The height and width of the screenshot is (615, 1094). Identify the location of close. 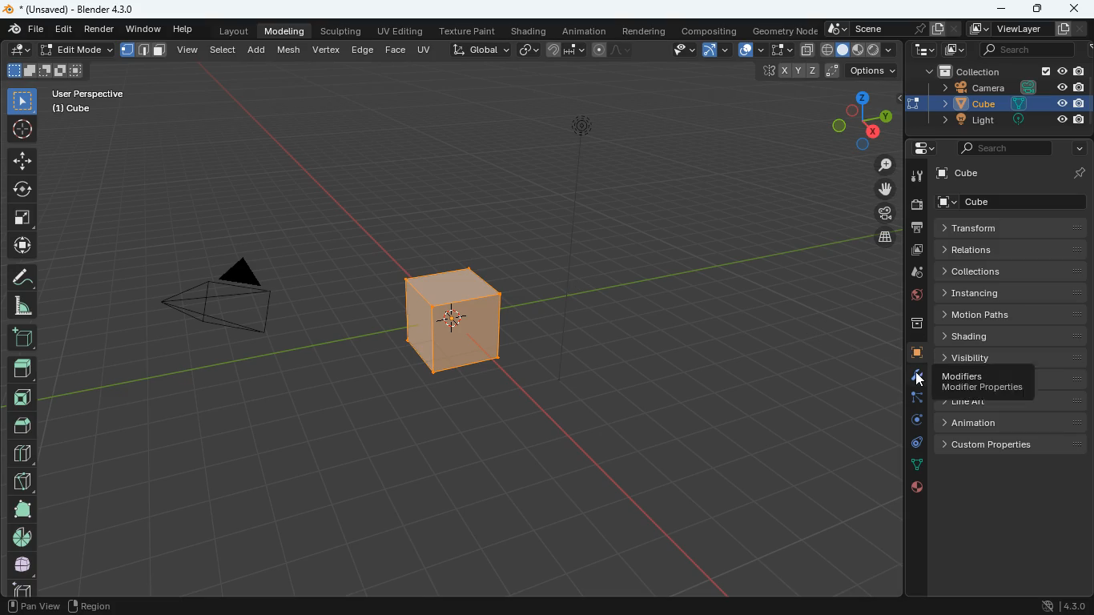
(1079, 9).